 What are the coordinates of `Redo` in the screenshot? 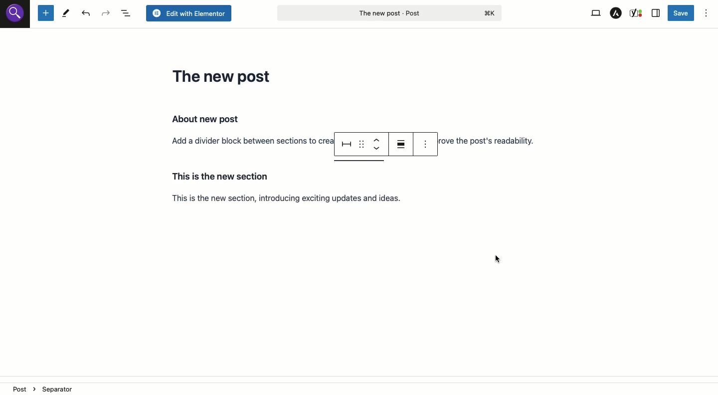 It's located at (106, 13).